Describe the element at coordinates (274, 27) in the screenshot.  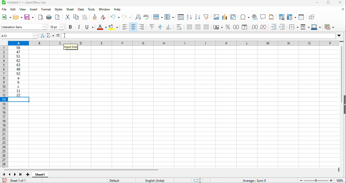
I see `increase indent` at that location.